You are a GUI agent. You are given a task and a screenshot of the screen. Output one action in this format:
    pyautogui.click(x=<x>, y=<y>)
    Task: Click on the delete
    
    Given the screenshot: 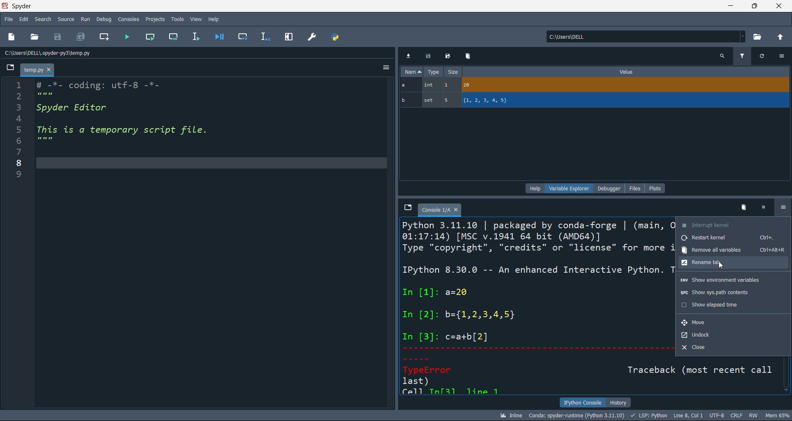 What is the action you would take?
    pyautogui.click(x=467, y=56)
    